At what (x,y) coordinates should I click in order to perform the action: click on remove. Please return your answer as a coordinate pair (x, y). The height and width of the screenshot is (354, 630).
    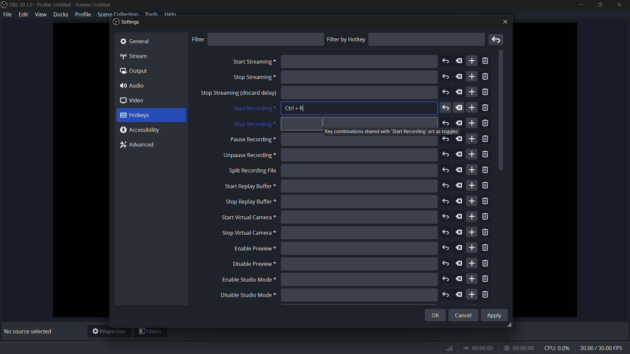
    Looking at the image, I should click on (485, 140).